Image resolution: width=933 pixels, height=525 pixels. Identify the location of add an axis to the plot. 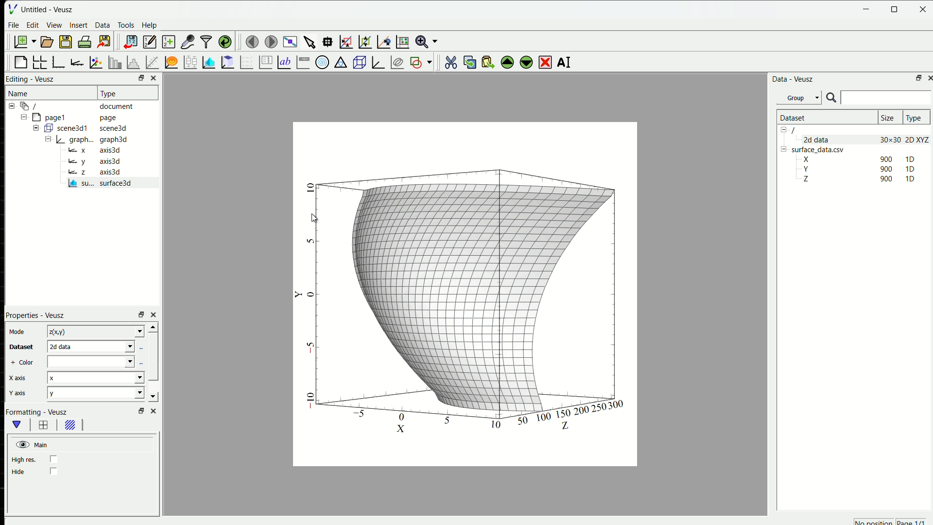
(78, 62).